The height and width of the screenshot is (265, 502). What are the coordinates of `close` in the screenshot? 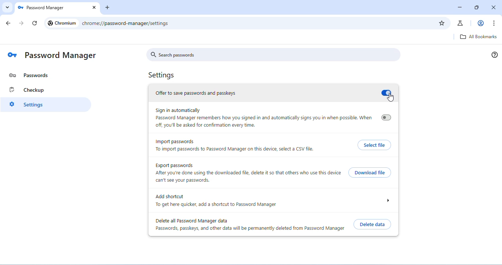 It's located at (495, 8).